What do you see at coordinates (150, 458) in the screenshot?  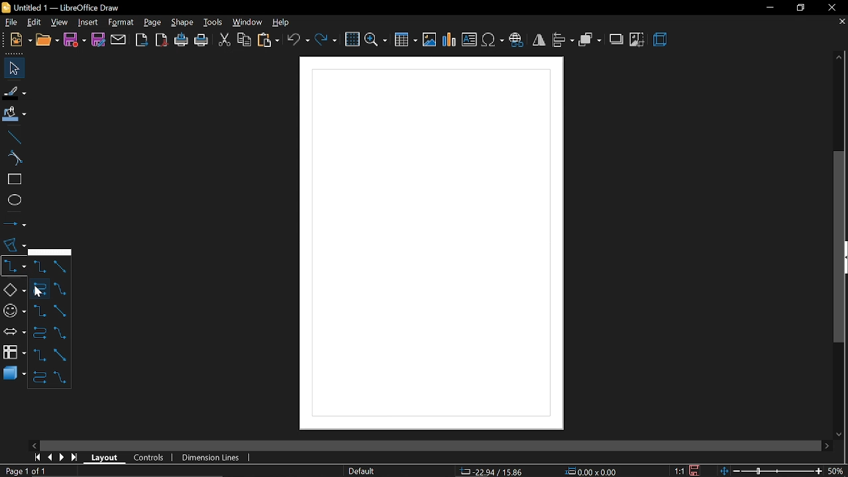 I see `controls` at bounding box center [150, 458].